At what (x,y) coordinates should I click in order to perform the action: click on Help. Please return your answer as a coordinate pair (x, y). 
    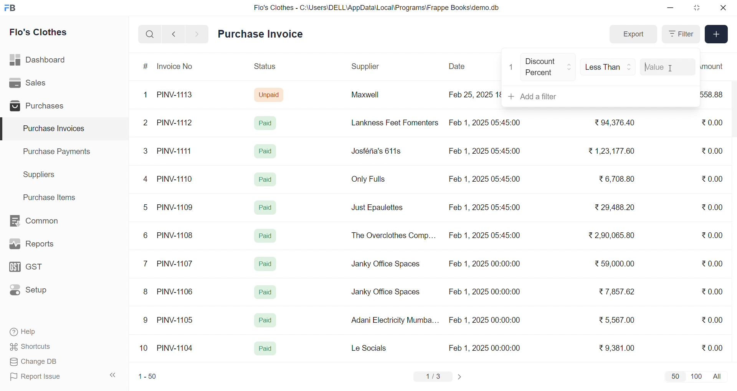
    Looking at the image, I should click on (48, 332).